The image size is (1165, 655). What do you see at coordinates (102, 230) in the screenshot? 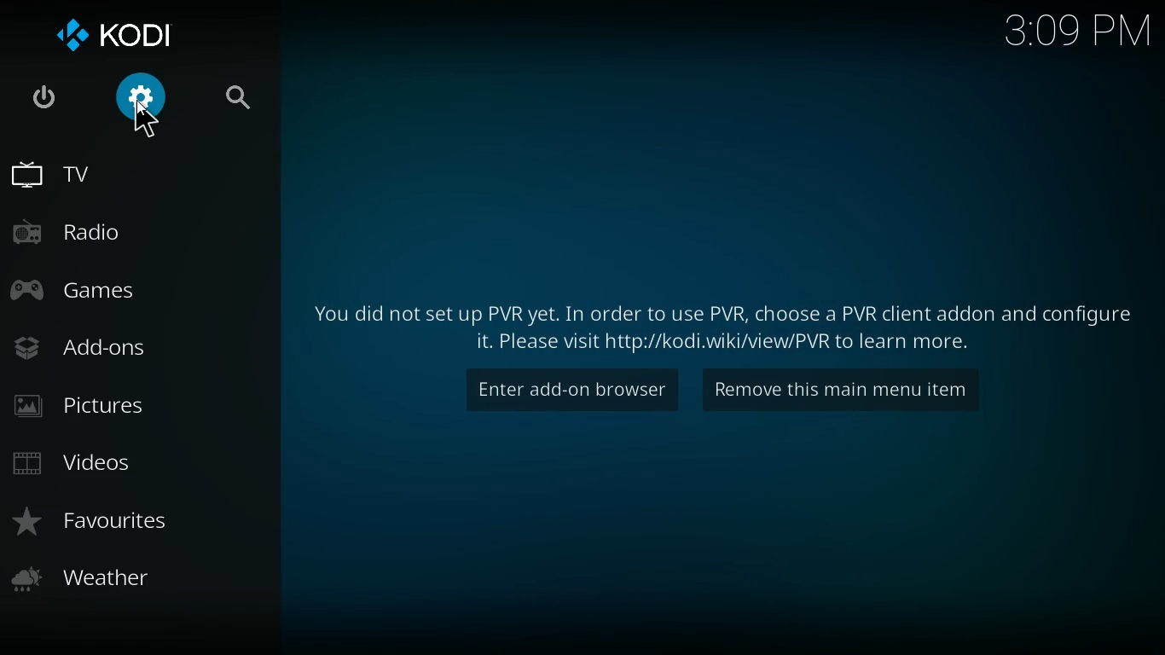
I see `radio` at bounding box center [102, 230].